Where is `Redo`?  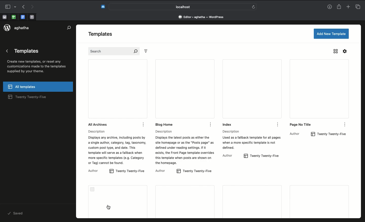
Redo is located at coordinates (32, 7).